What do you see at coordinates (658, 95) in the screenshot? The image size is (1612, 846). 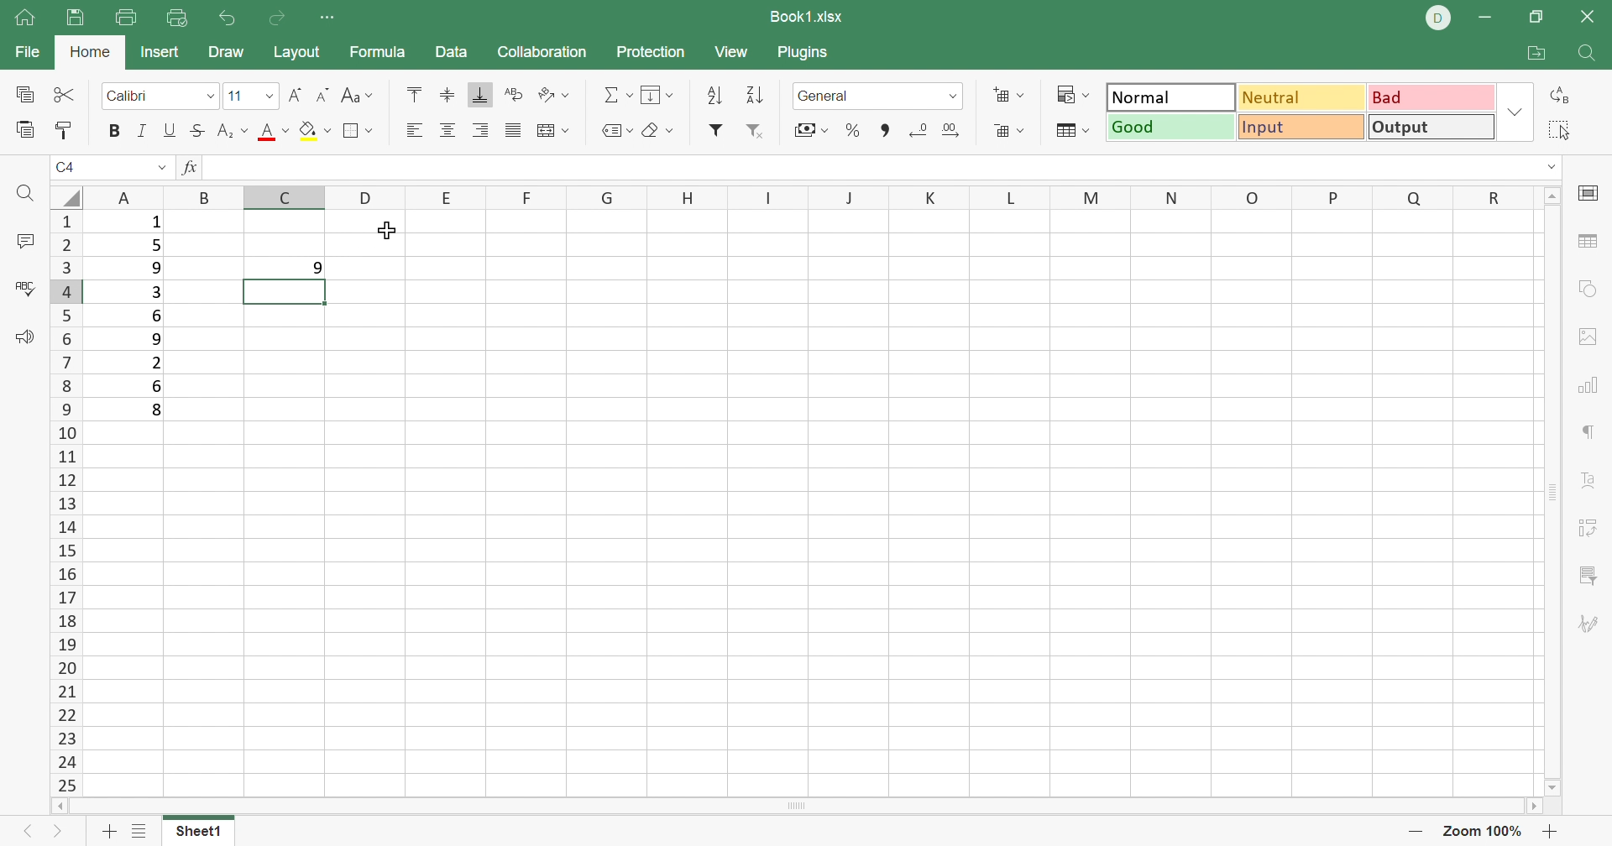 I see `Fill` at bounding box center [658, 95].